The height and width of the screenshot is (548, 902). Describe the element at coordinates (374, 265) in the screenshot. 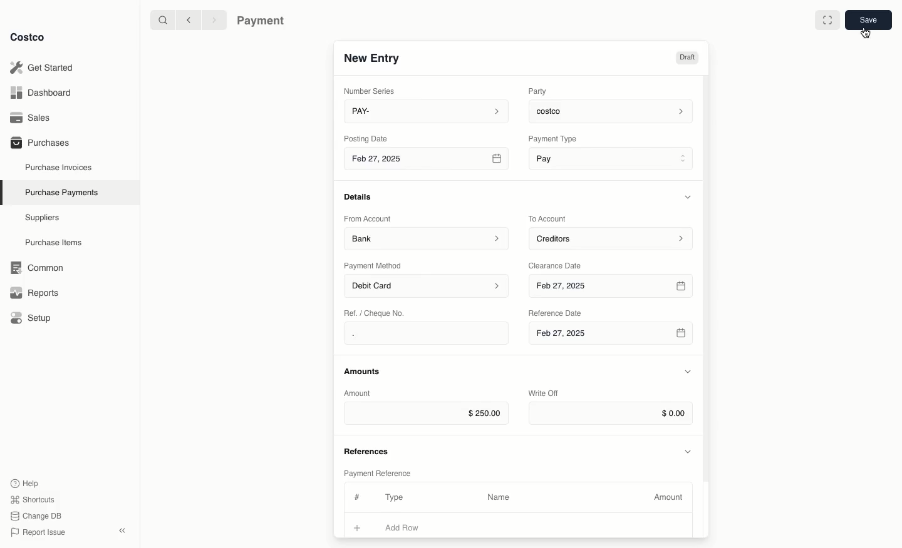

I see `Payment Method` at that location.